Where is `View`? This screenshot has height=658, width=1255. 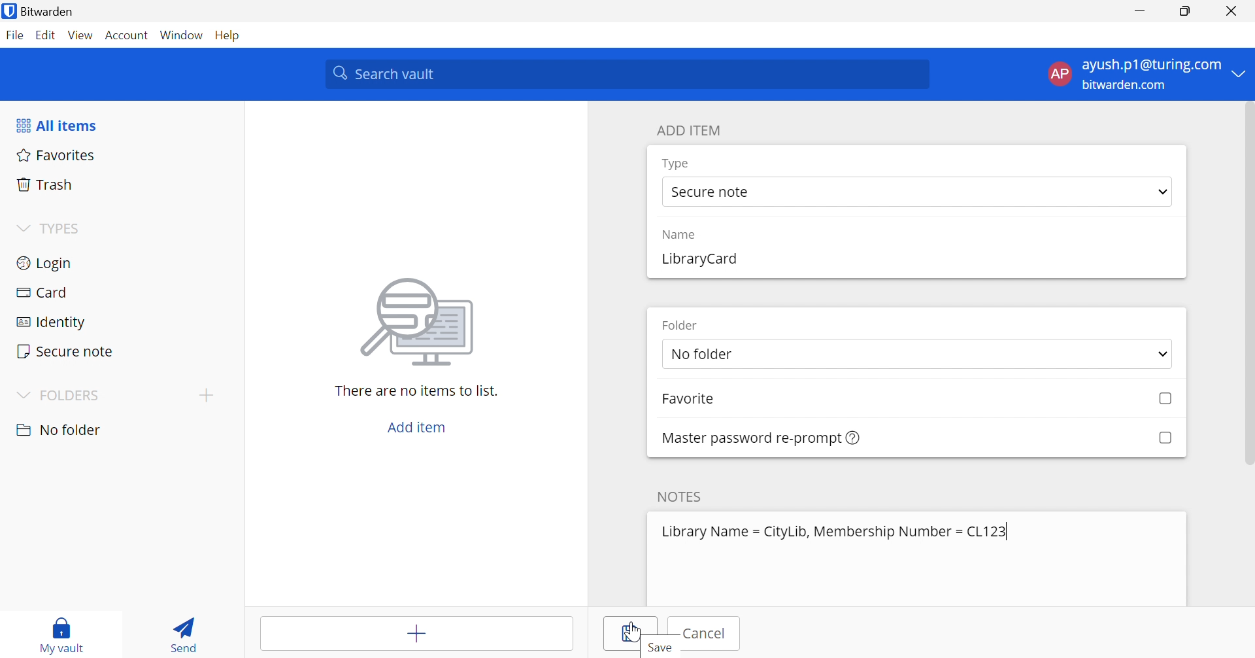 View is located at coordinates (81, 37).